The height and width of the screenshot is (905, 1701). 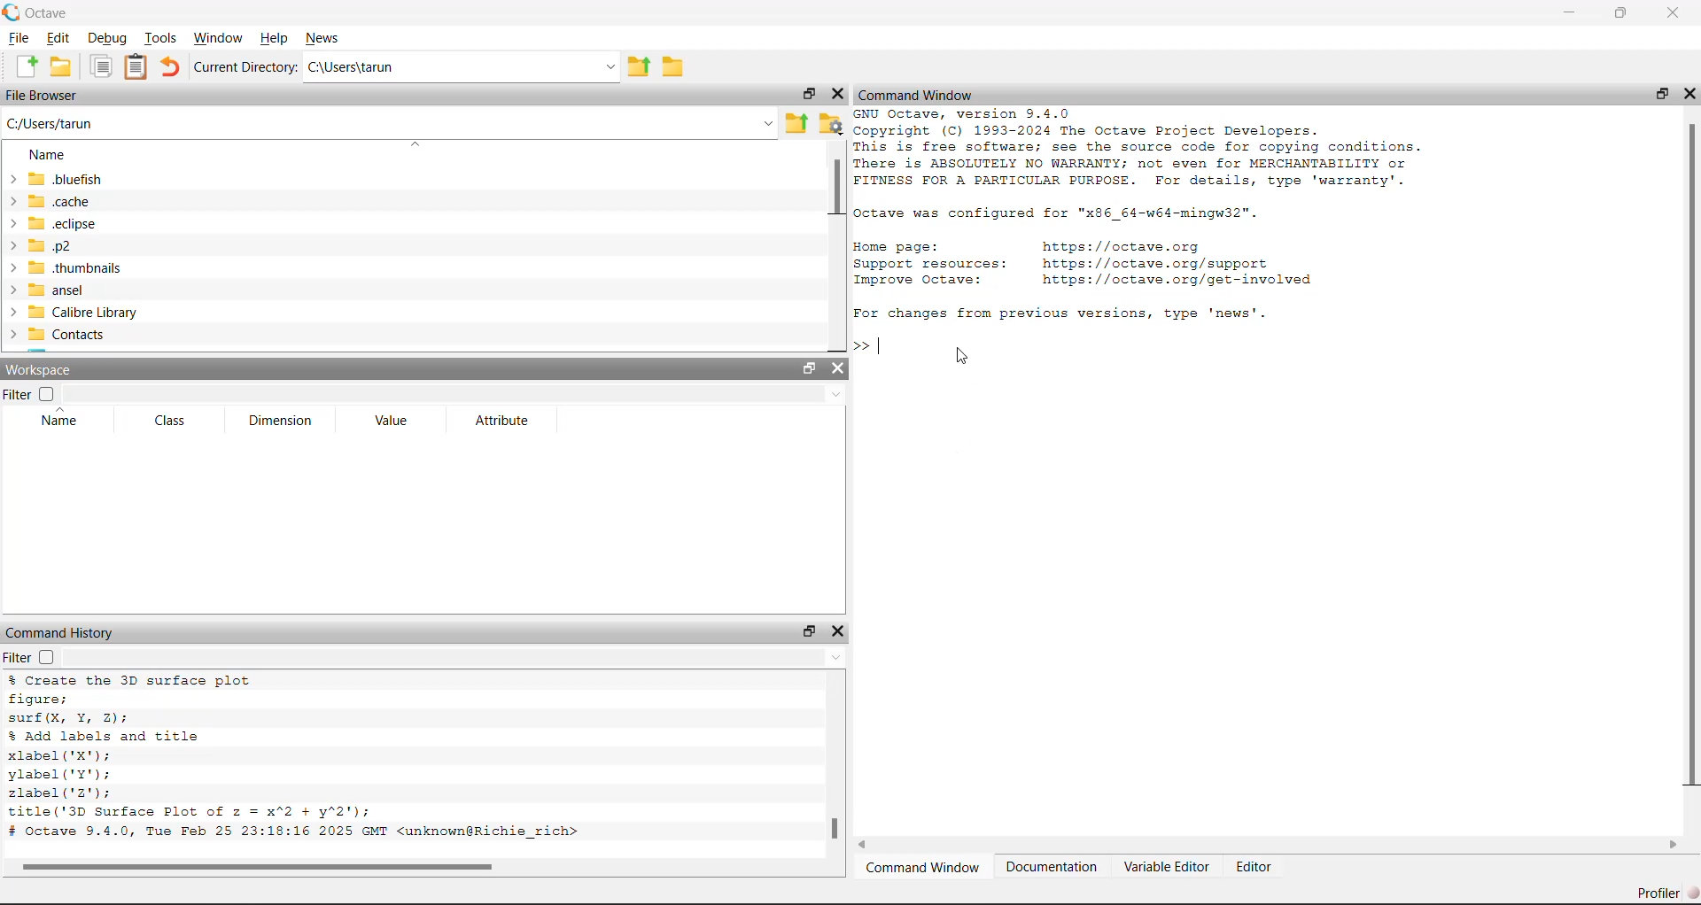 I want to click on xlabel ('X");, so click(x=58, y=755).